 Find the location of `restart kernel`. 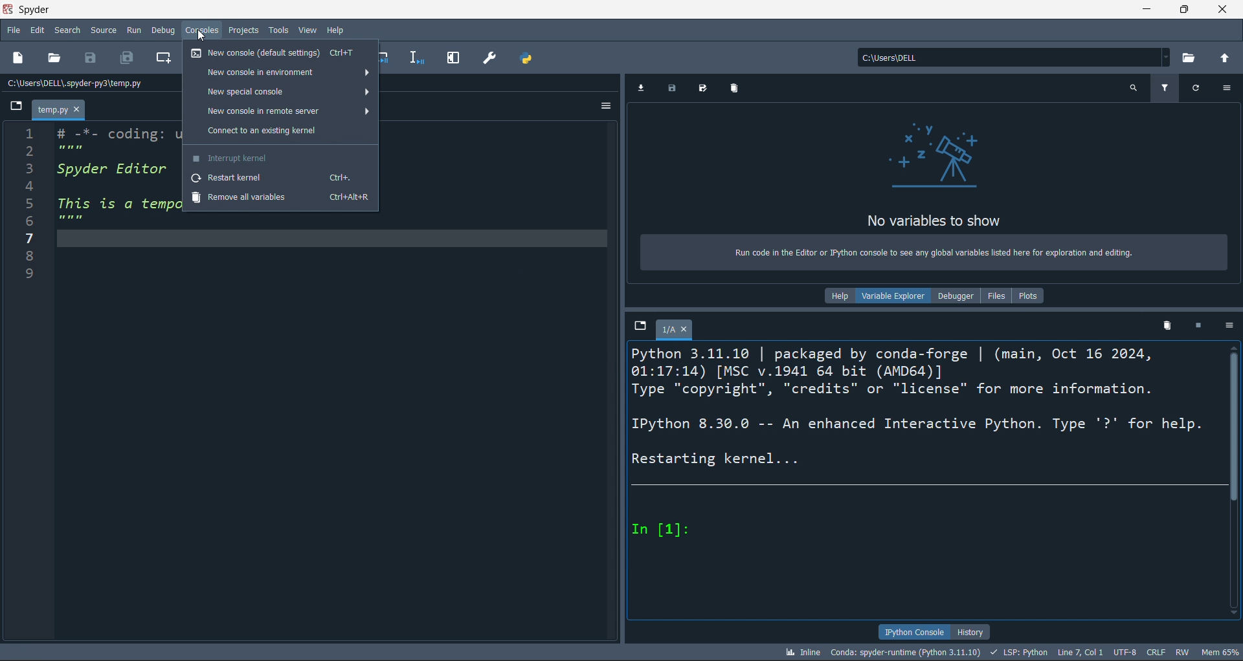

restart kernel is located at coordinates (279, 178).